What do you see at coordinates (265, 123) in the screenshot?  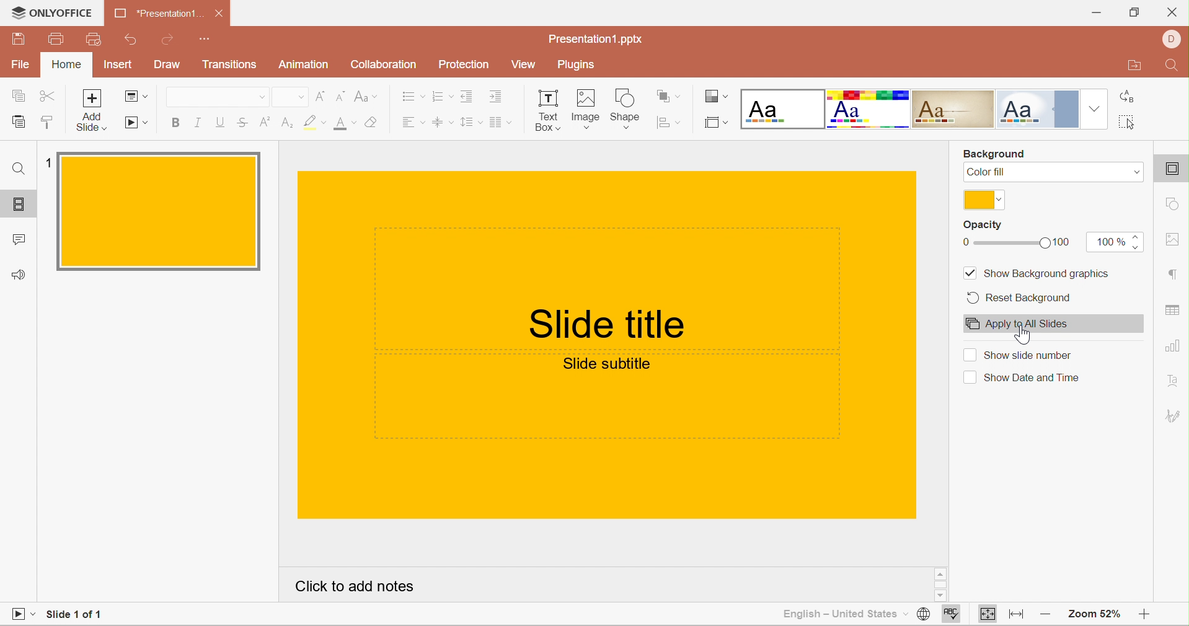 I see `Superscript` at bounding box center [265, 123].